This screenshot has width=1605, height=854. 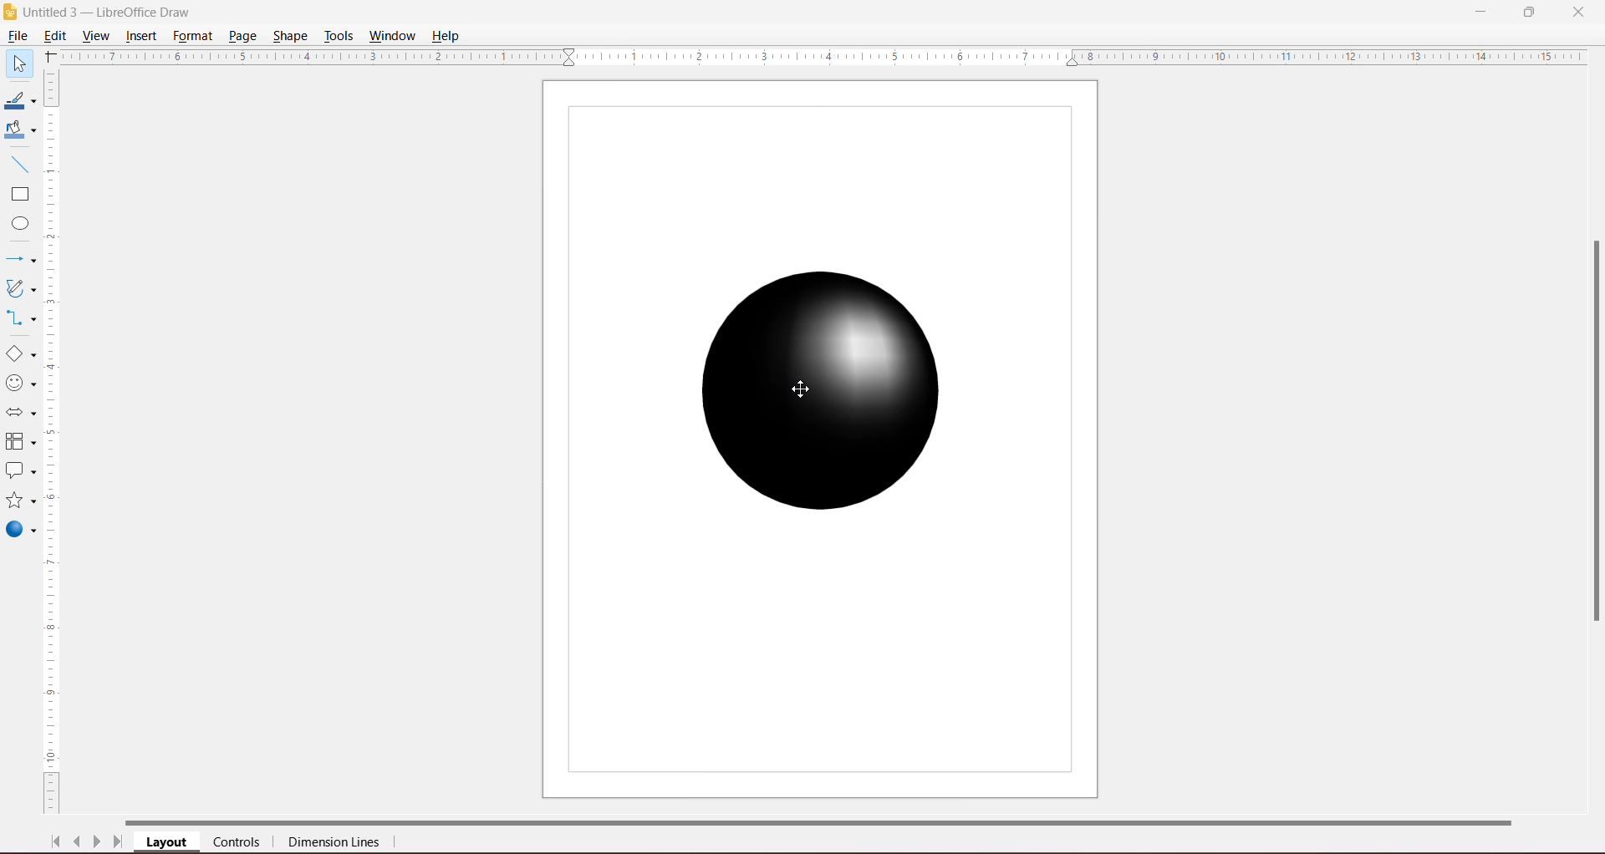 I want to click on Fill Color, so click(x=17, y=130).